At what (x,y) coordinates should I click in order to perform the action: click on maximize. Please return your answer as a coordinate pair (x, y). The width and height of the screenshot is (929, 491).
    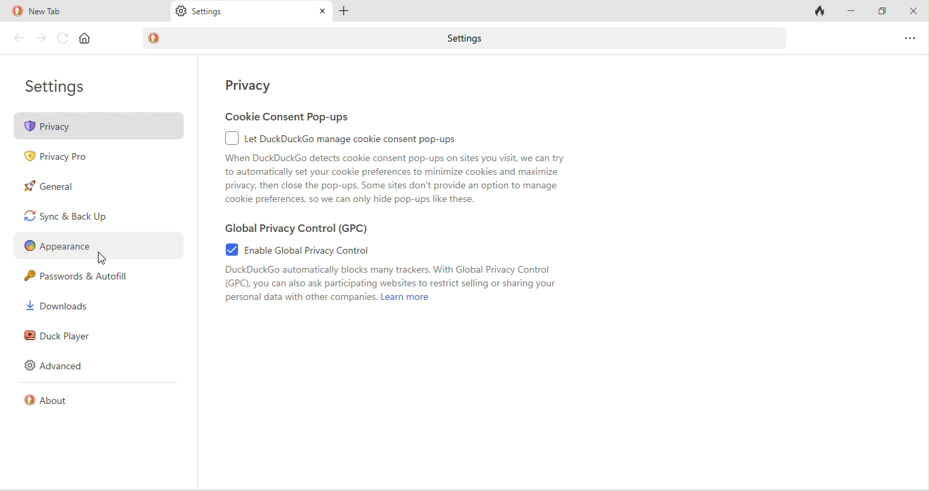
    Looking at the image, I should click on (881, 11).